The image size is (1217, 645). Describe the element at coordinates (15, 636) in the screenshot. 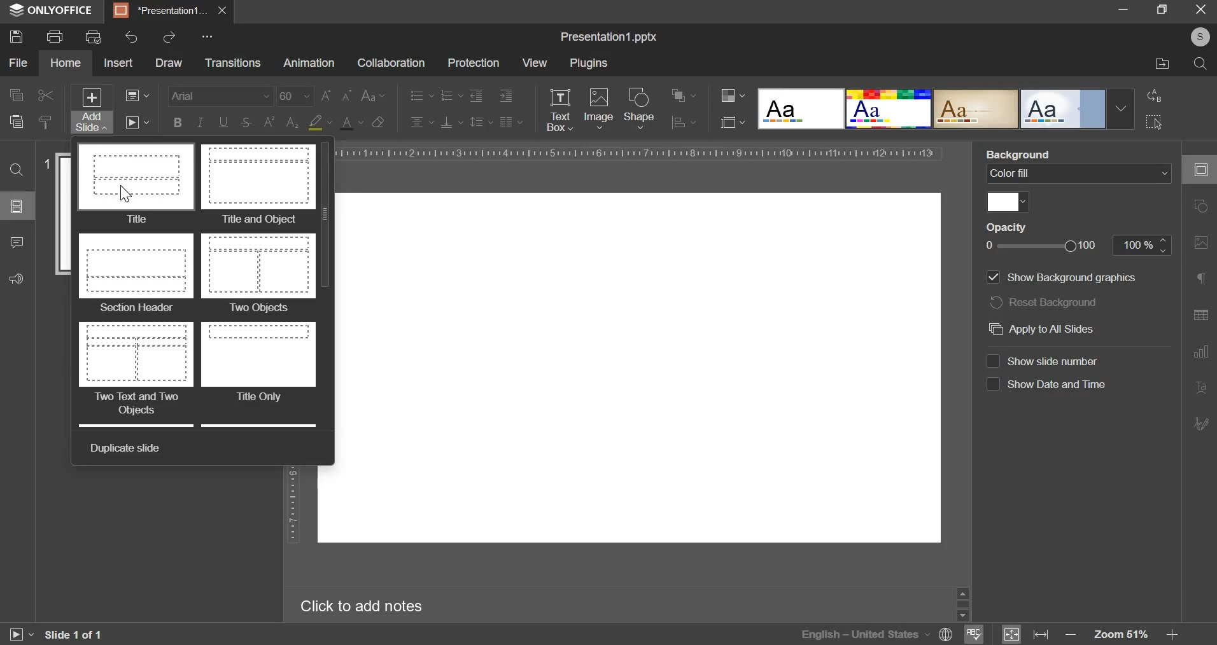

I see `start slide show` at that location.